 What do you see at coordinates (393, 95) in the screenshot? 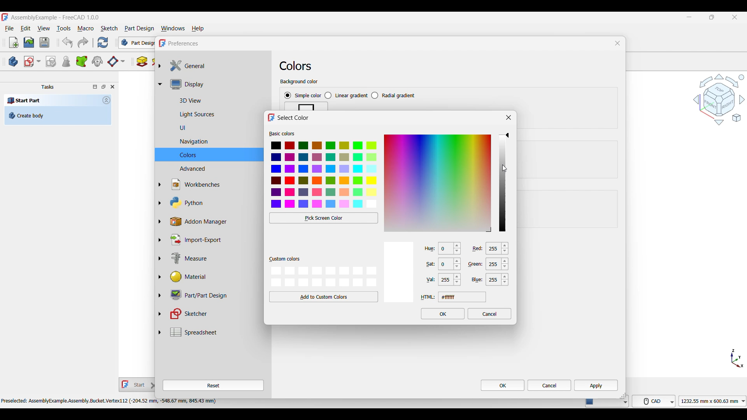
I see `Radial gradient toggle` at bounding box center [393, 95].